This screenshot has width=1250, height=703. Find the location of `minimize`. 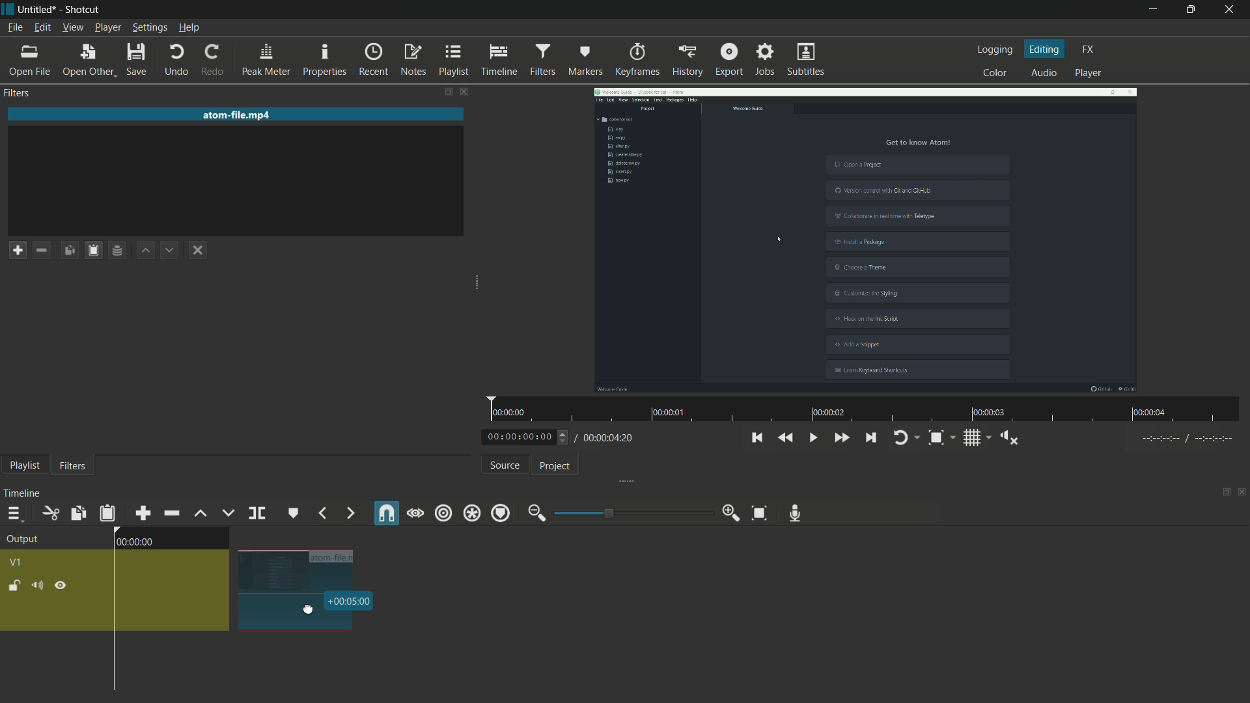

minimize is located at coordinates (1150, 10).